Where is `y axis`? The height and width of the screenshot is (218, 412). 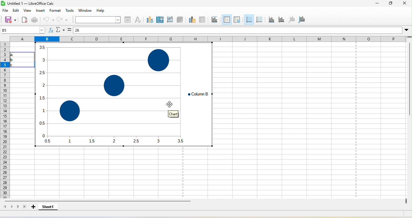
y axis is located at coordinates (280, 20).